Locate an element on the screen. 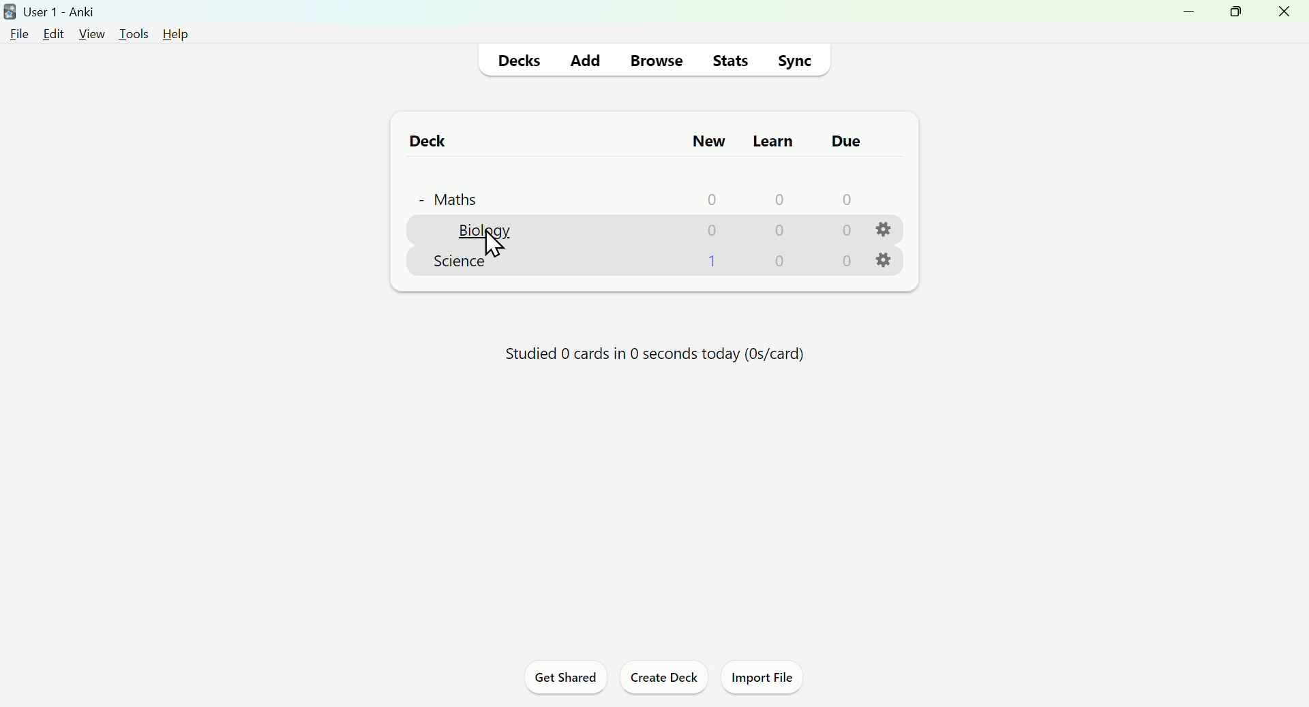 The width and height of the screenshot is (1309, 707). tools is located at coordinates (134, 34).